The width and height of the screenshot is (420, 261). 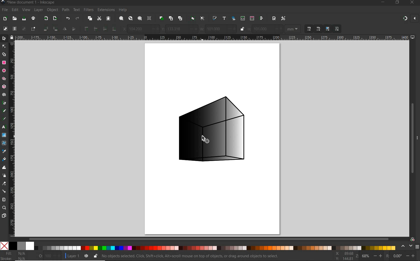 What do you see at coordinates (274, 18) in the screenshot?
I see `OPEN DOCUMENTS PROPERTIES` at bounding box center [274, 18].